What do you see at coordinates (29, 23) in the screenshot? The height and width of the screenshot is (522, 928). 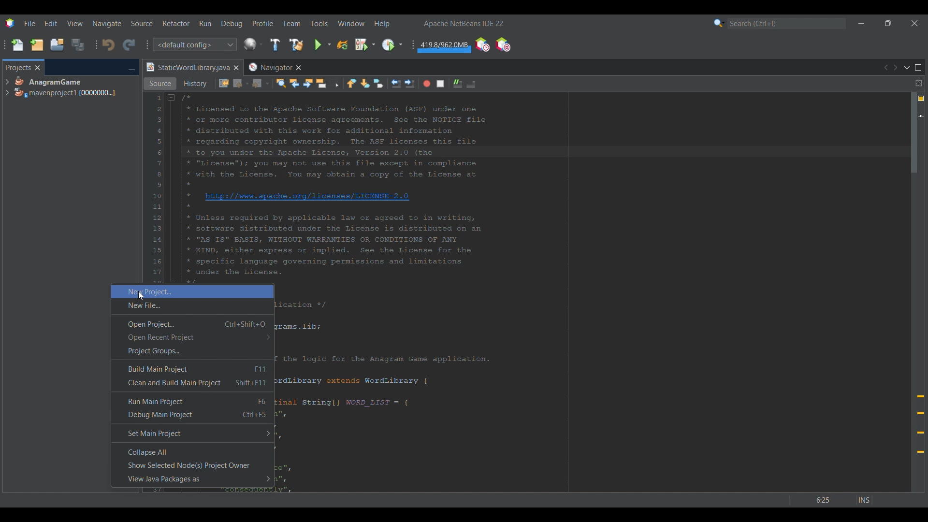 I see `File menu` at bounding box center [29, 23].